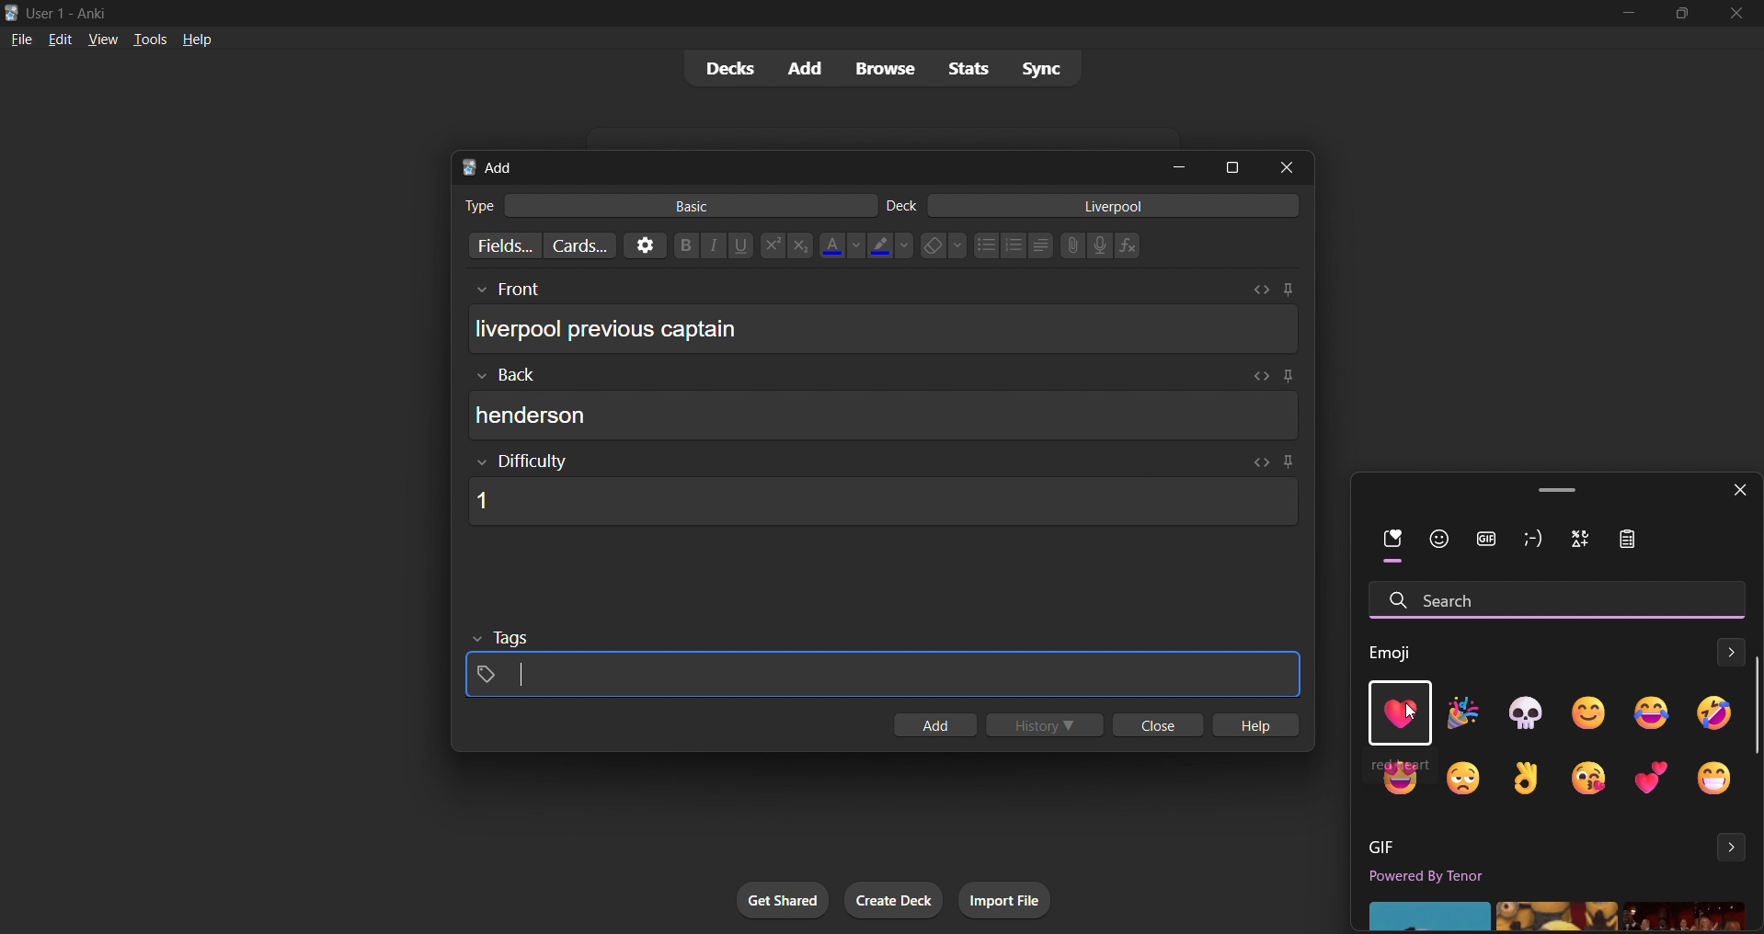 The height and width of the screenshot is (934, 1764). I want to click on expand, so click(1726, 657).